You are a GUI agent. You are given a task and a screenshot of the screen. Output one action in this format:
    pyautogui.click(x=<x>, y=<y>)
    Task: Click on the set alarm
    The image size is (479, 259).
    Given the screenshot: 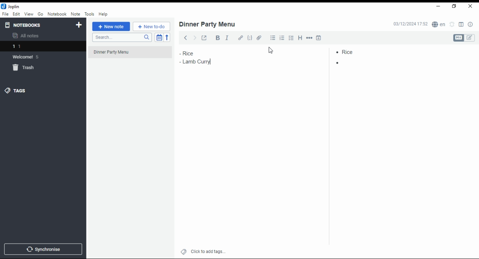 What is the action you would take?
    pyautogui.click(x=452, y=24)
    